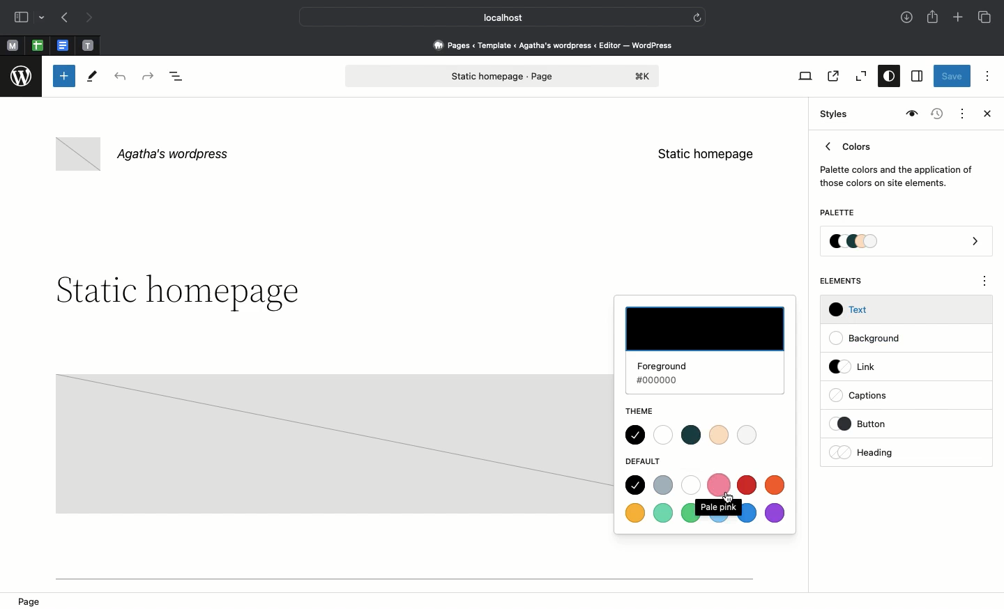 This screenshot has height=609, width=1004. What do you see at coordinates (150, 77) in the screenshot?
I see `Redo` at bounding box center [150, 77].